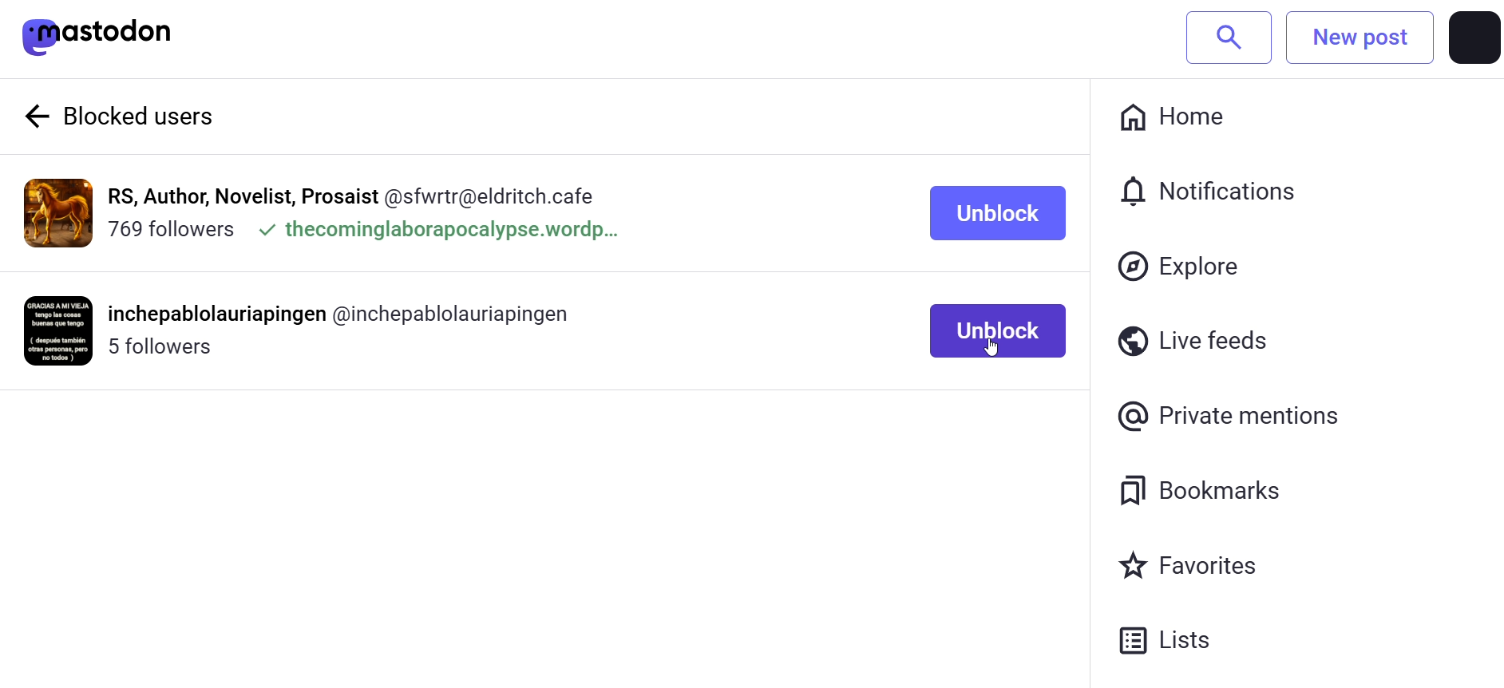  Describe the element at coordinates (1197, 335) in the screenshot. I see `live feeds` at that location.